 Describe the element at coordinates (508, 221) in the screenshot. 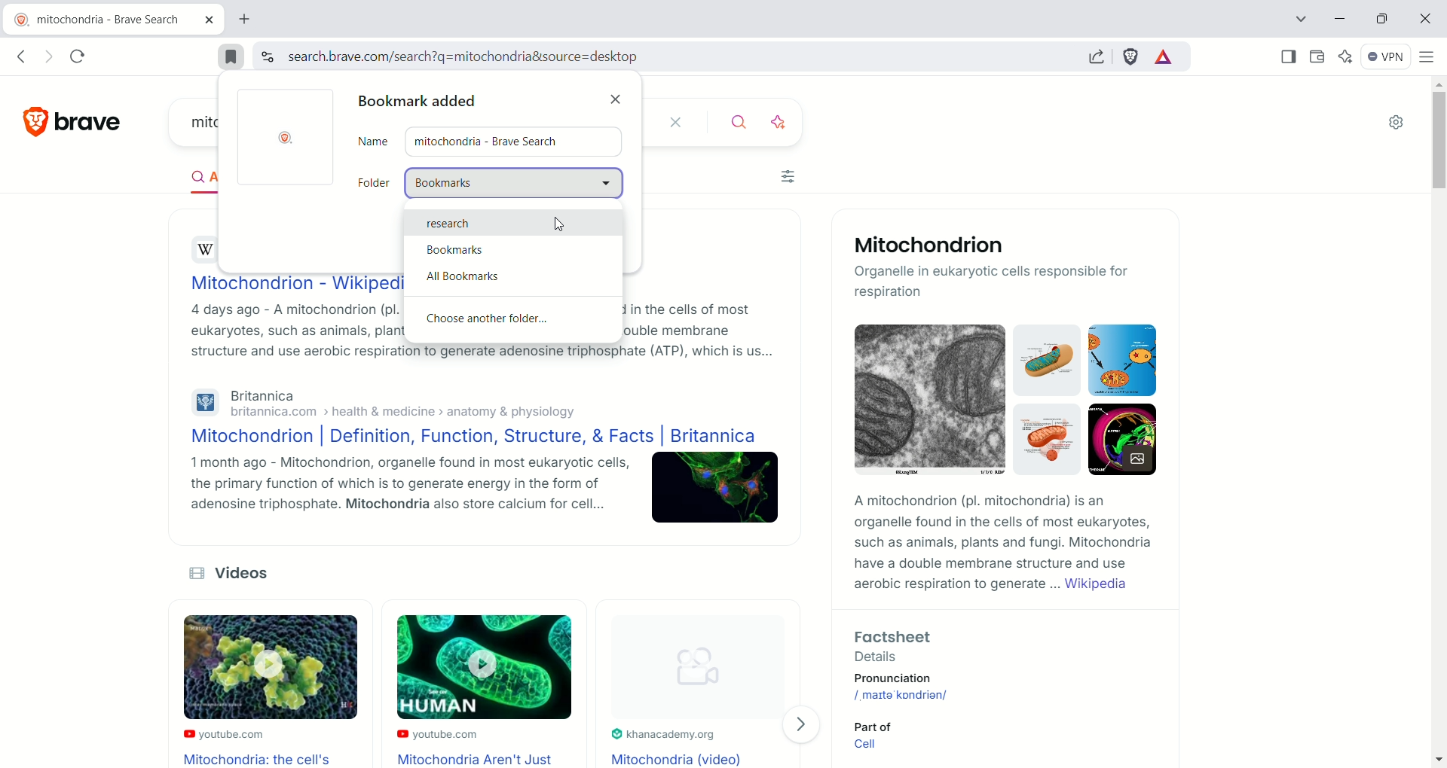

I see `research` at that location.